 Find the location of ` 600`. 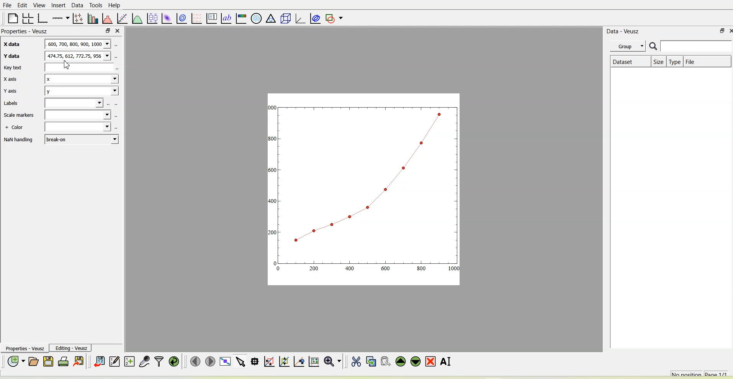

 600 is located at coordinates (386, 269).